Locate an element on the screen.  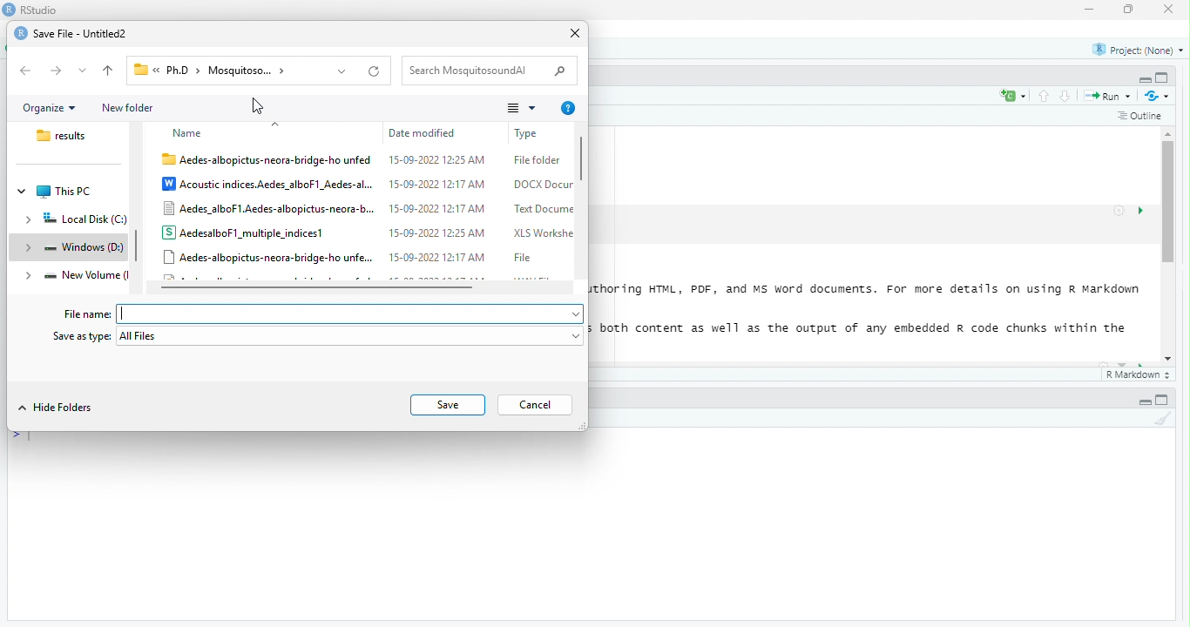
Search is located at coordinates (559, 71).